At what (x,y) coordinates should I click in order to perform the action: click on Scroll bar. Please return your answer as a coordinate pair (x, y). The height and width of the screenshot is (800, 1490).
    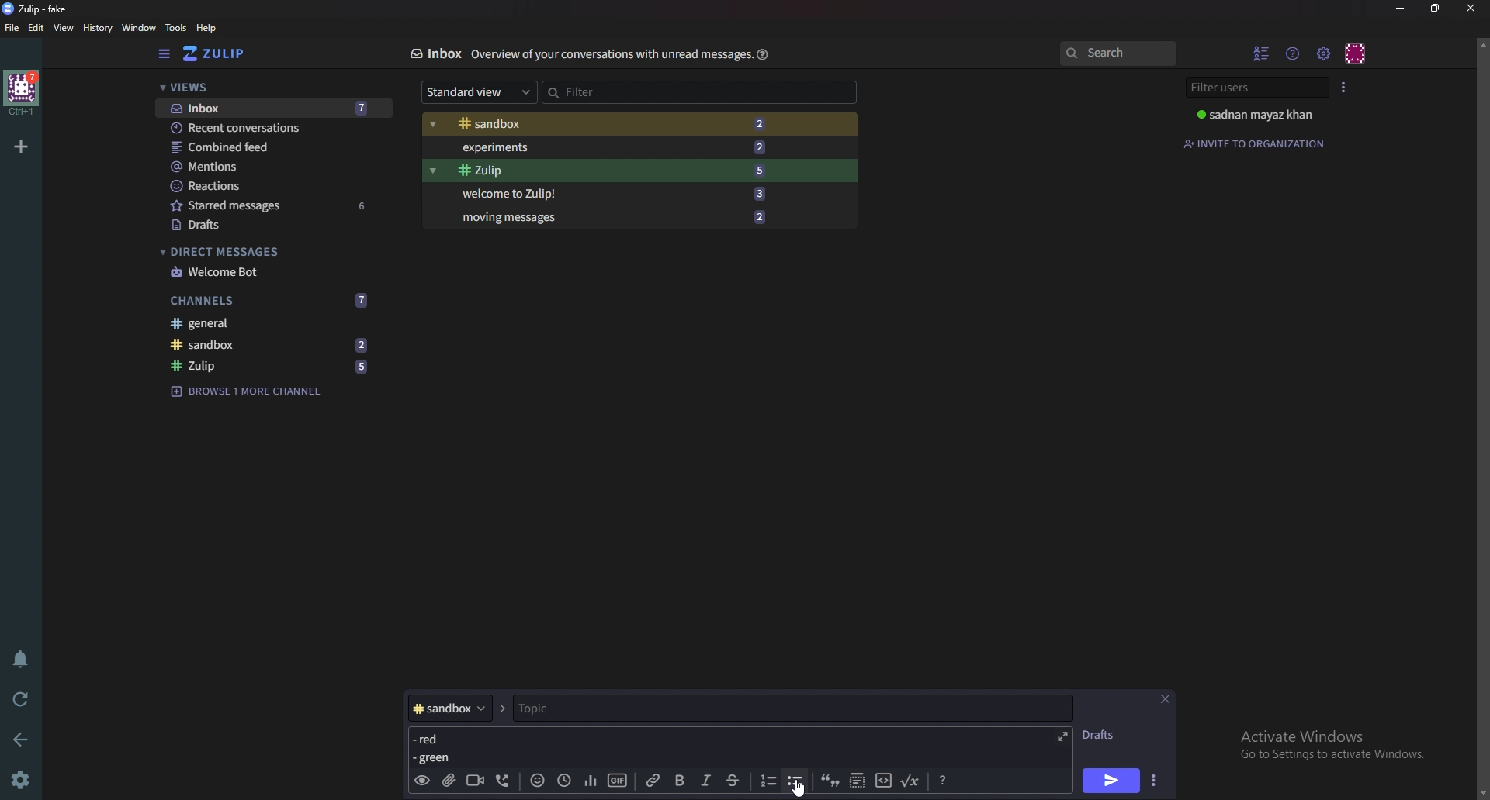
    Looking at the image, I should click on (1481, 418).